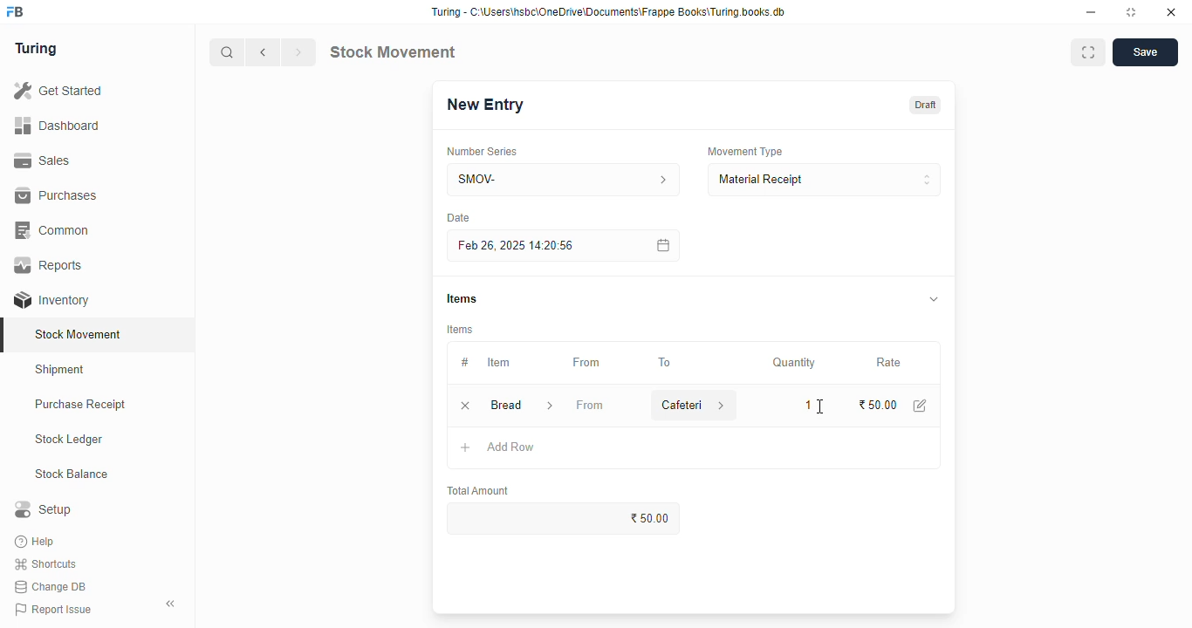 The height and width of the screenshot is (628, 1192). What do you see at coordinates (462, 298) in the screenshot?
I see `items` at bounding box center [462, 298].